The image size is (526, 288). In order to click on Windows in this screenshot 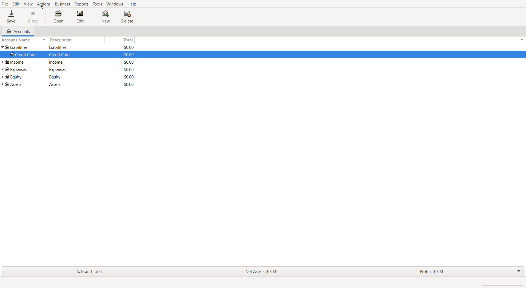, I will do `click(115, 4)`.